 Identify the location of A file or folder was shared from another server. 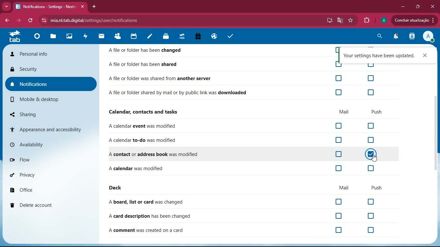
(160, 79).